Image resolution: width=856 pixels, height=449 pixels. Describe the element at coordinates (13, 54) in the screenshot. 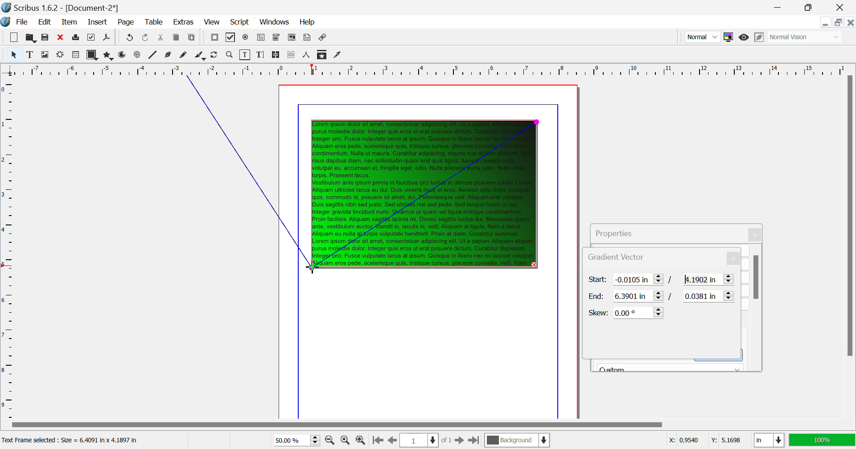

I see `Select` at that location.